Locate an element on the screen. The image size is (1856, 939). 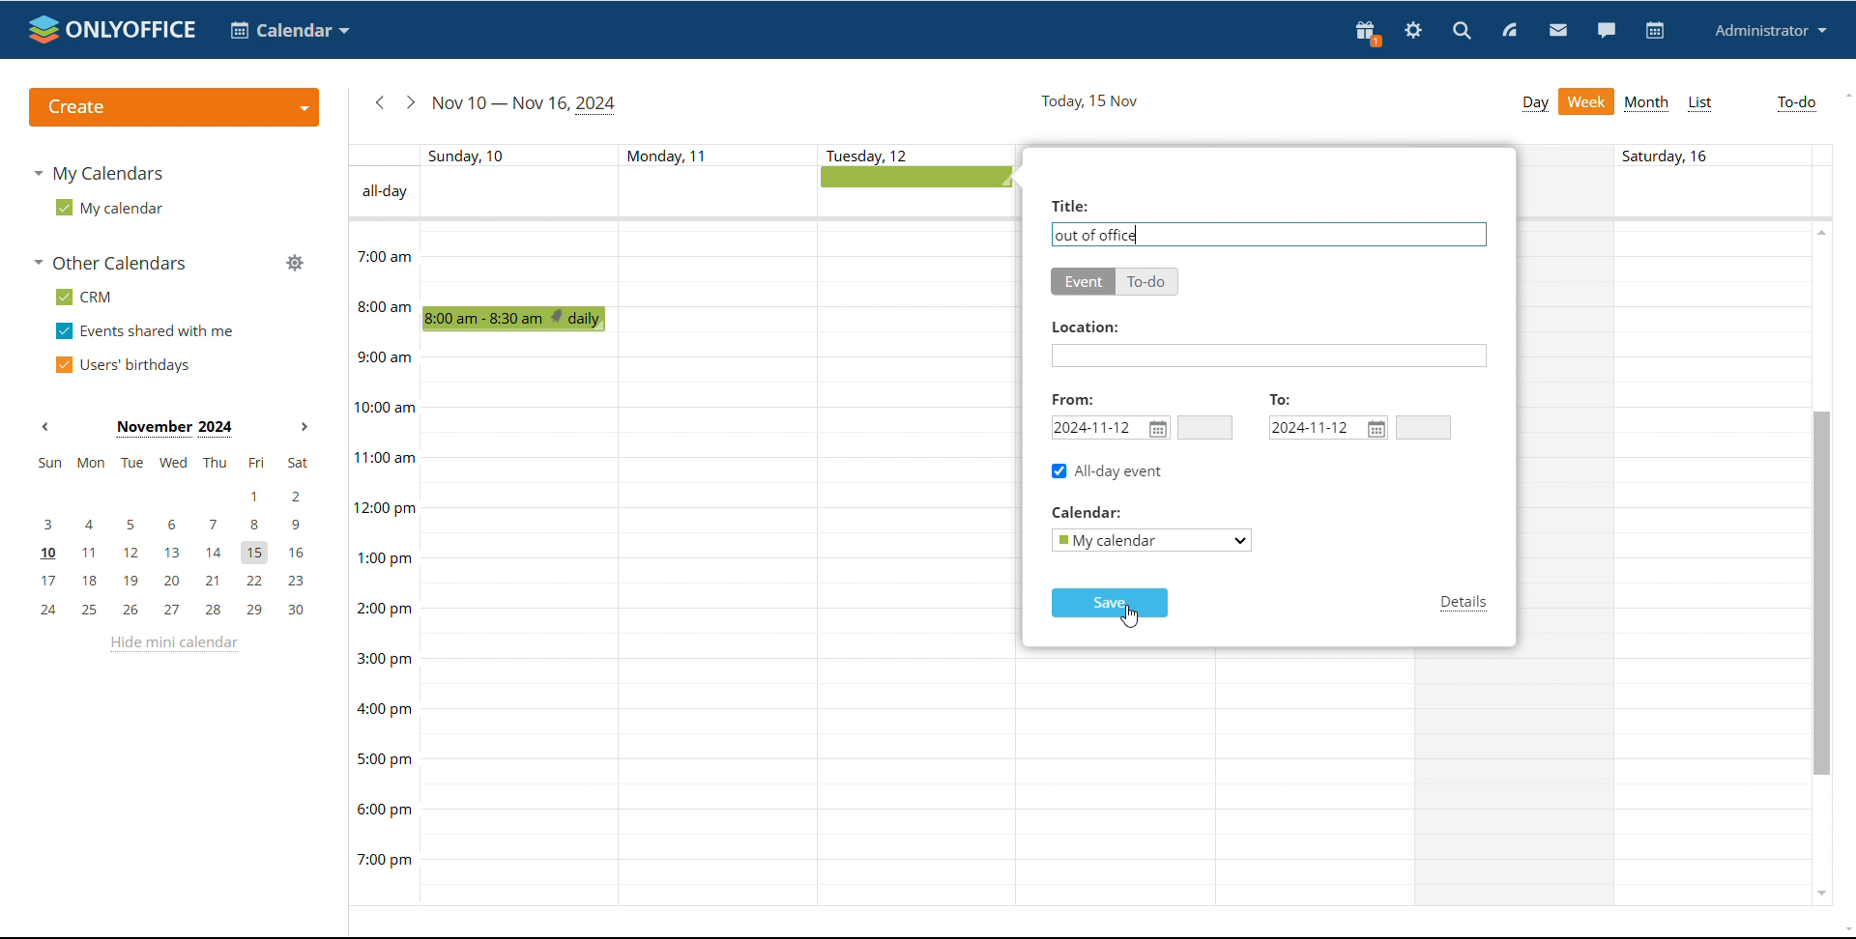
text is located at coordinates (870, 153).